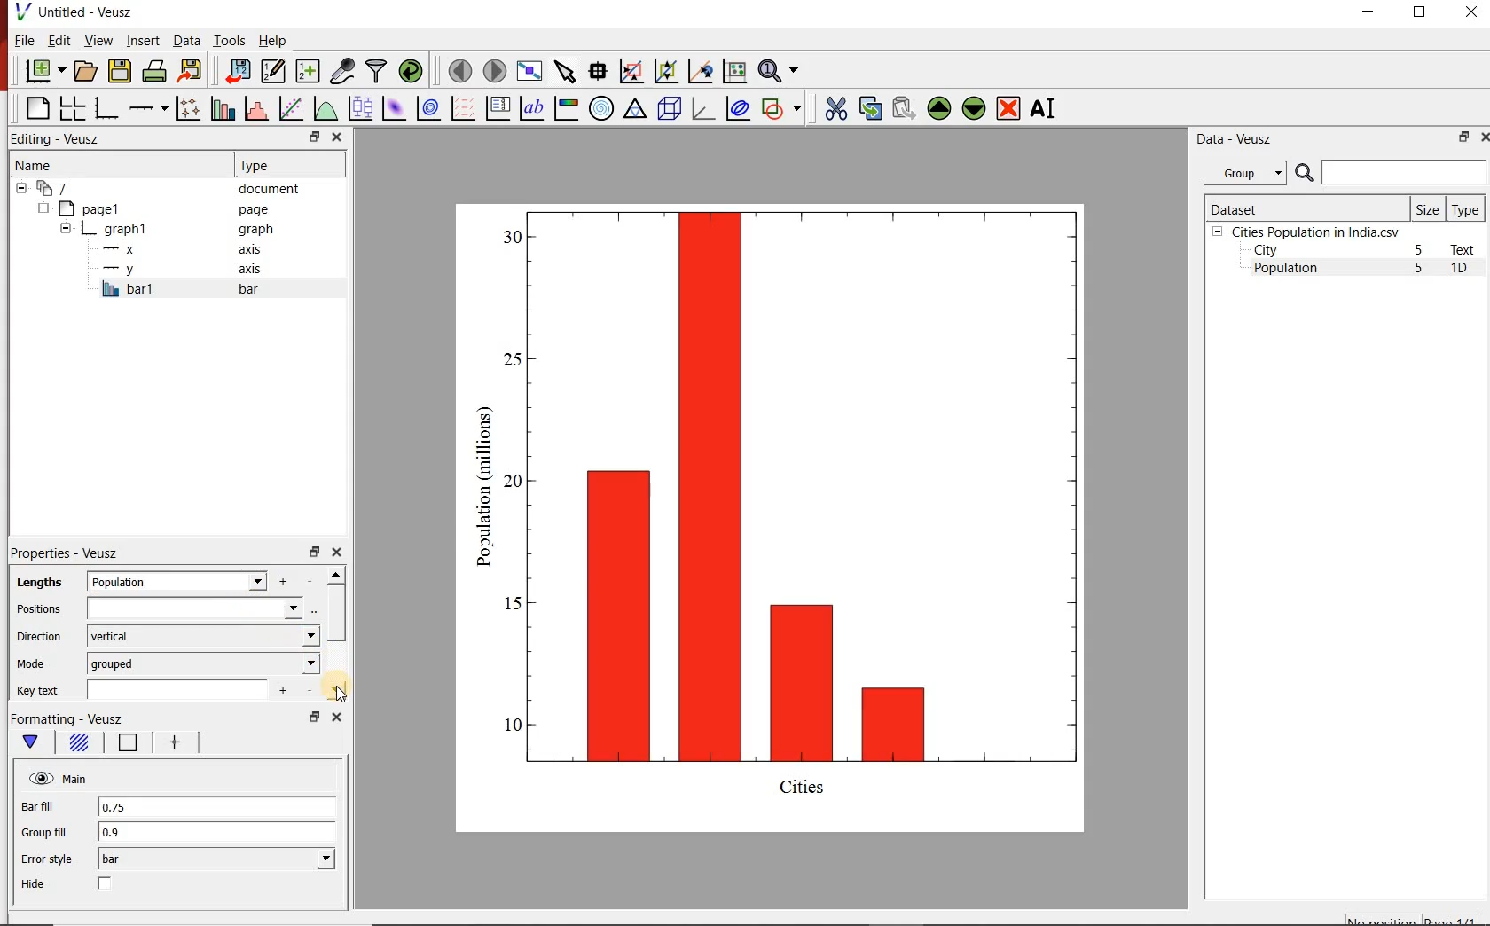  What do you see at coordinates (172, 745) in the screenshot?
I see `Error bar line` at bounding box center [172, 745].